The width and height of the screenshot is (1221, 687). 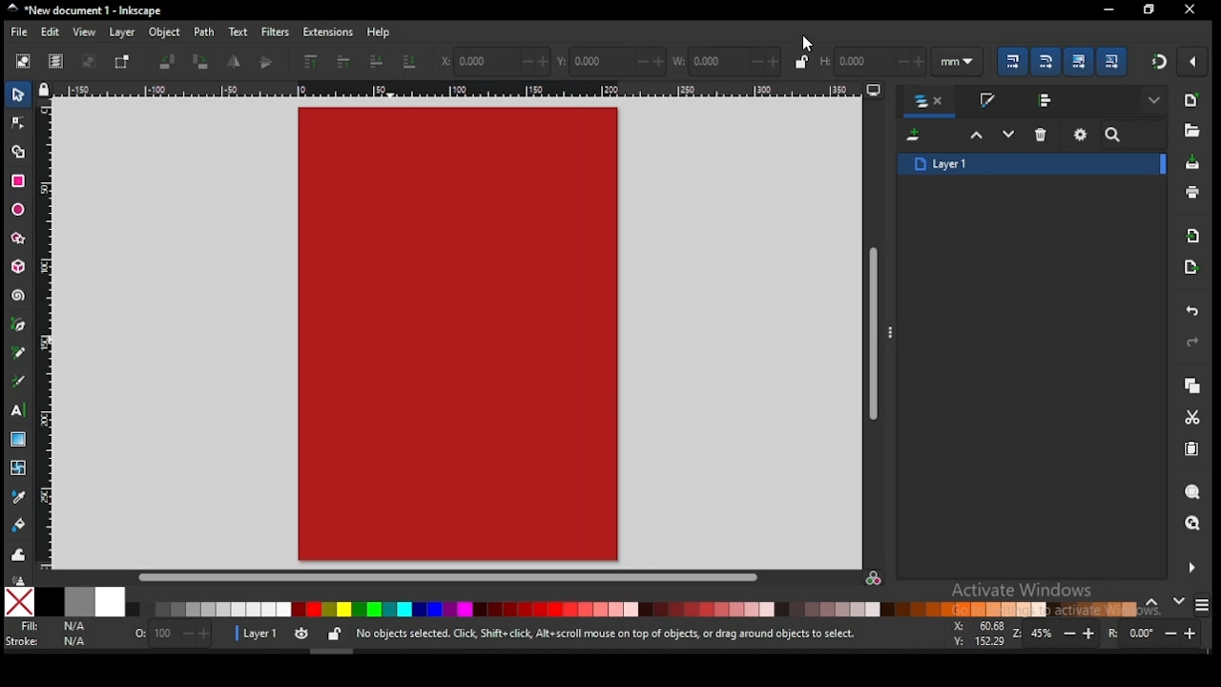 I want to click on new layer, so click(x=916, y=136).